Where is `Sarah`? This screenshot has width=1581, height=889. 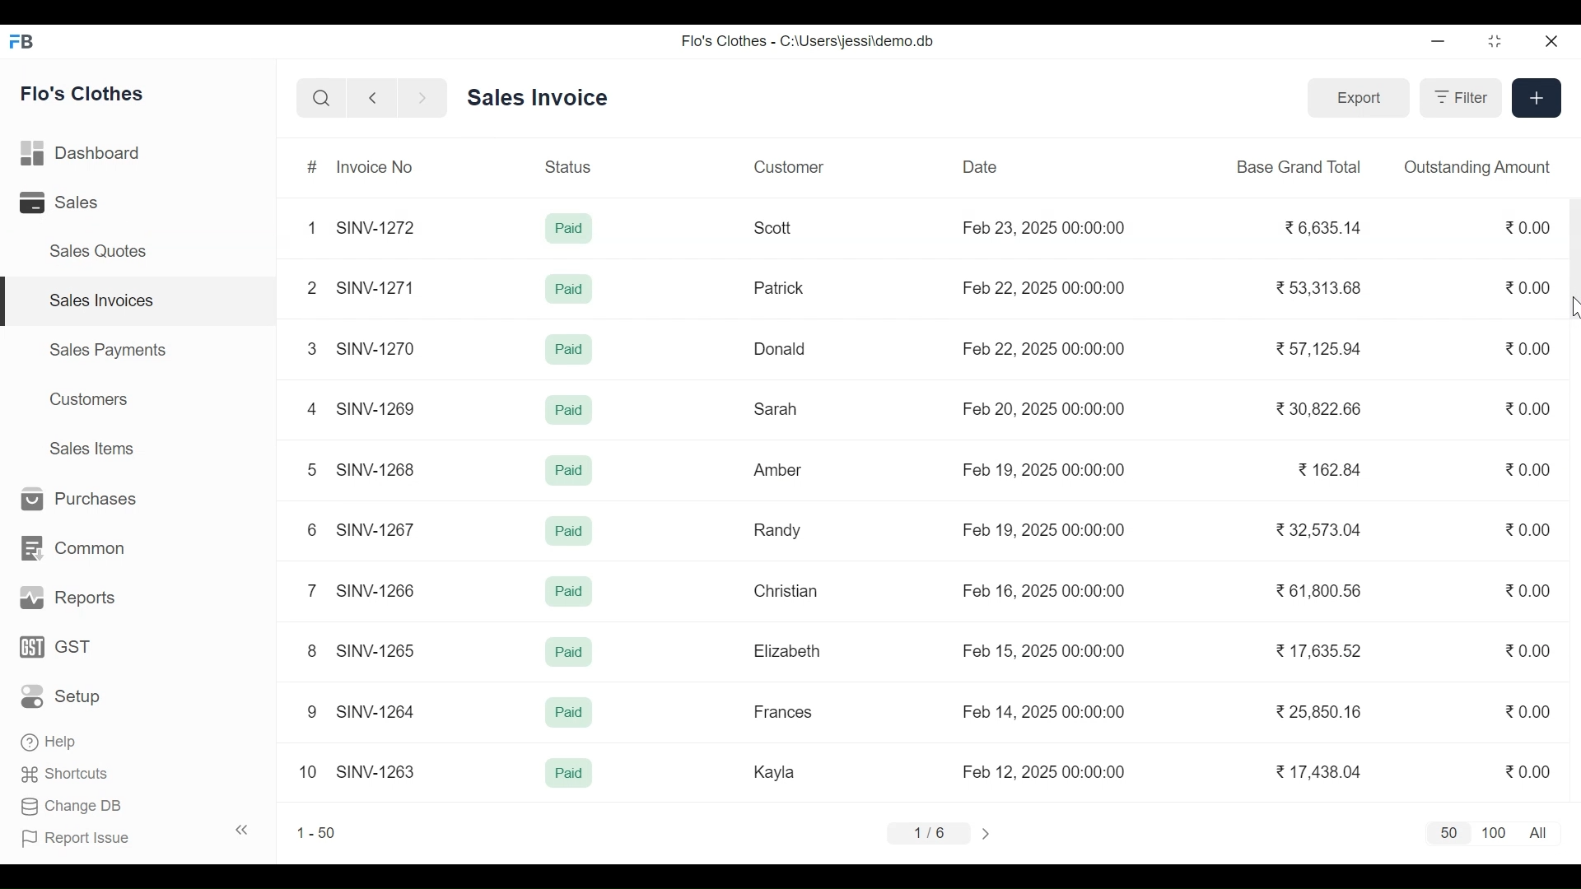 Sarah is located at coordinates (777, 410).